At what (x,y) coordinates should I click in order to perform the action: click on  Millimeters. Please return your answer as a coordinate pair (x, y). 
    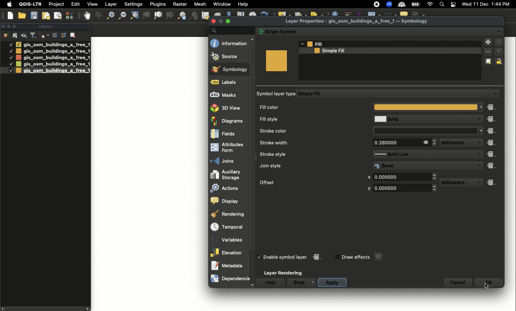
    Looking at the image, I should click on (454, 143).